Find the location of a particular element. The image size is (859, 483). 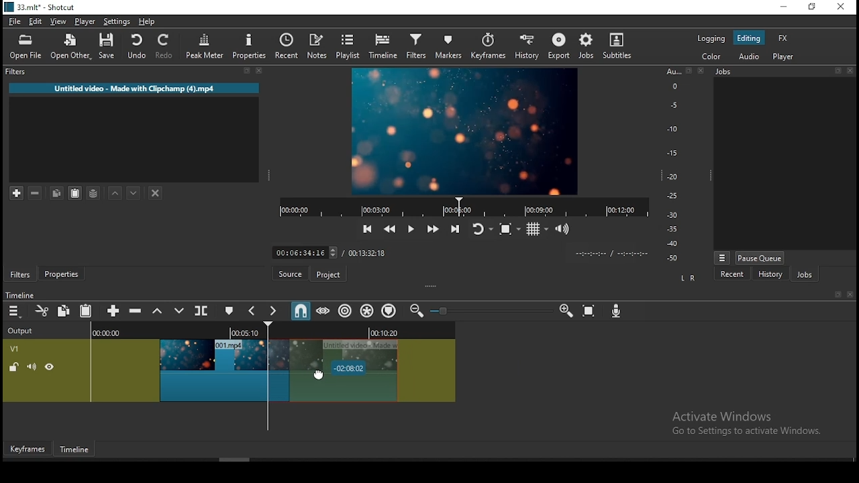

zoom timeline out is located at coordinates (415, 311).